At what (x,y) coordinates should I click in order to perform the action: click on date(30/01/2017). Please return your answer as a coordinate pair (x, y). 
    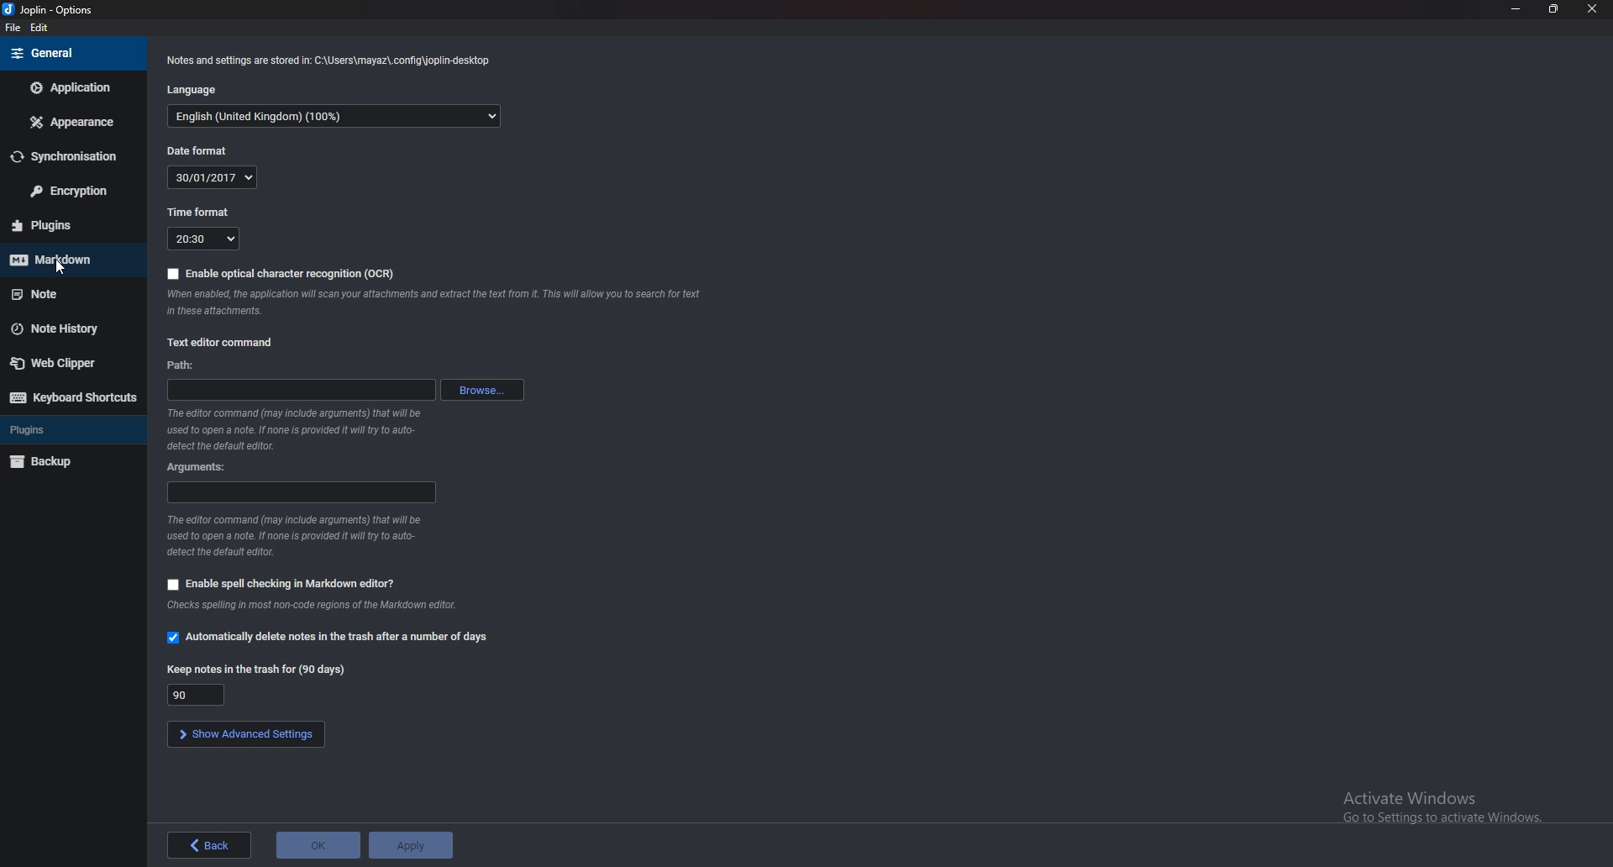
    Looking at the image, I should click on (216, 177).